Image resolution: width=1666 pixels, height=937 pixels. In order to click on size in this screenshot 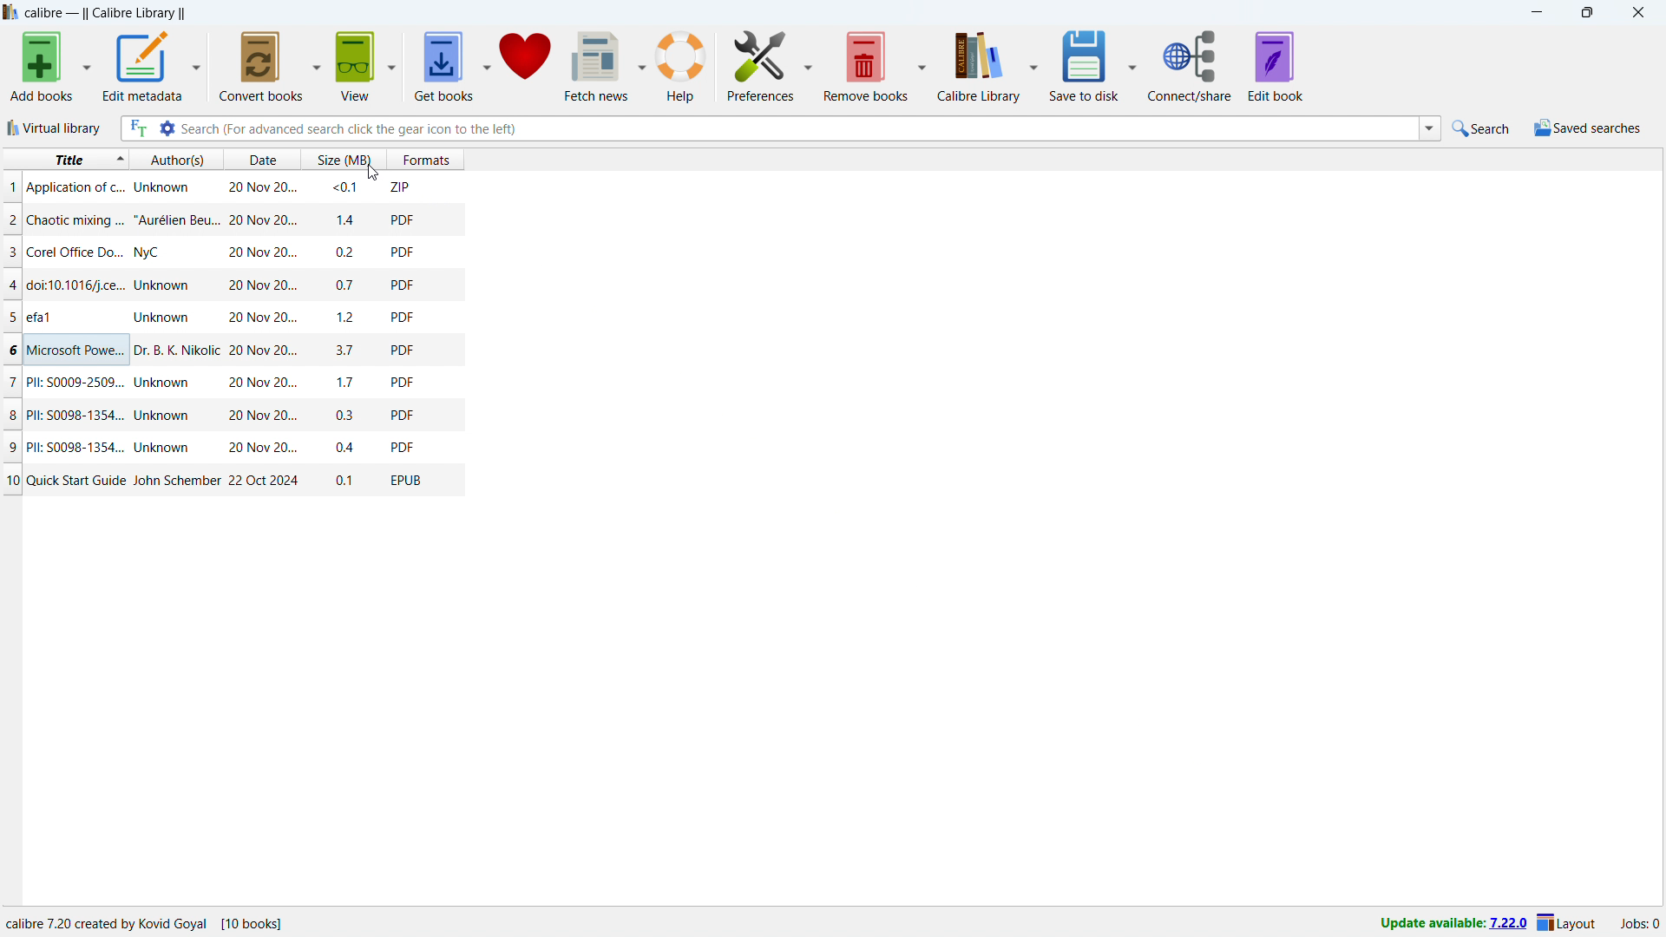, I will do `click(347, 284)`.